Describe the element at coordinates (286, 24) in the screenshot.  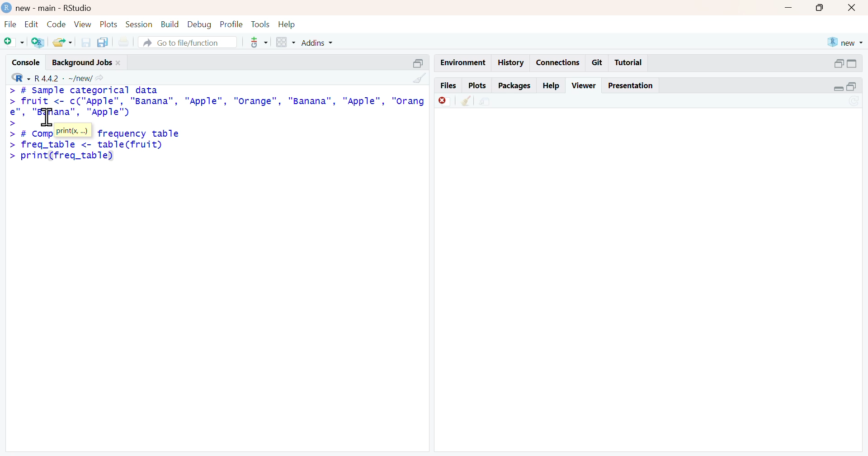
I see `help` at that location.